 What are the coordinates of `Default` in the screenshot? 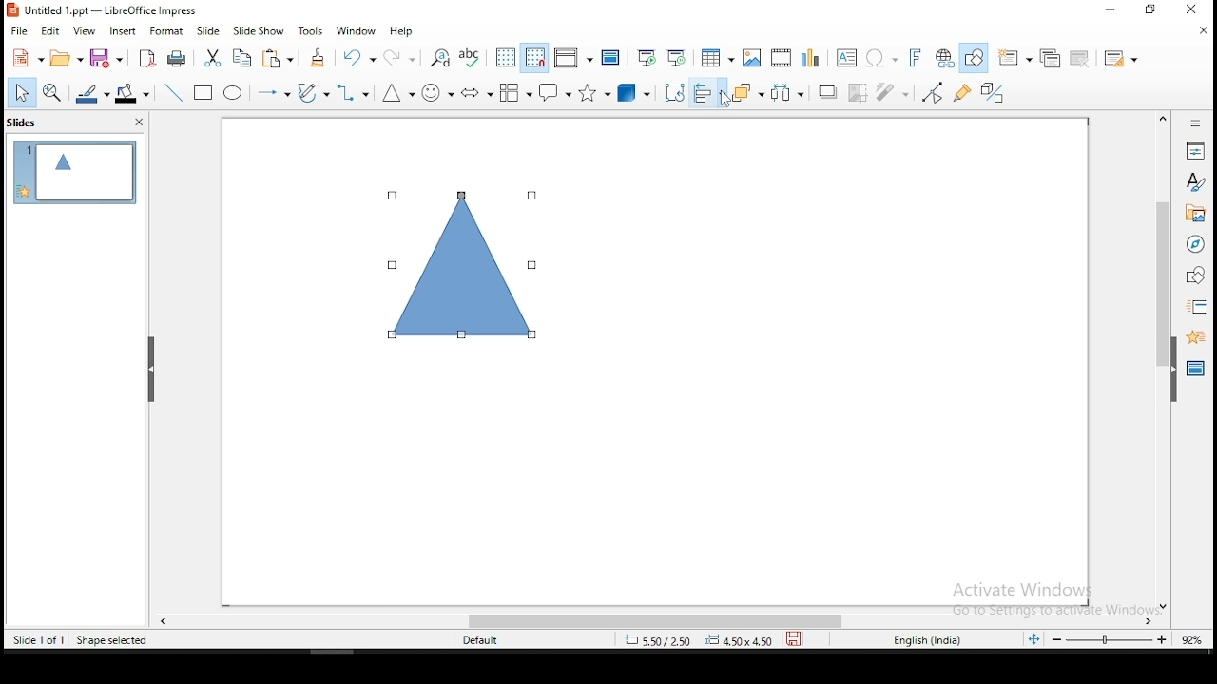 It's located at (489, 640).